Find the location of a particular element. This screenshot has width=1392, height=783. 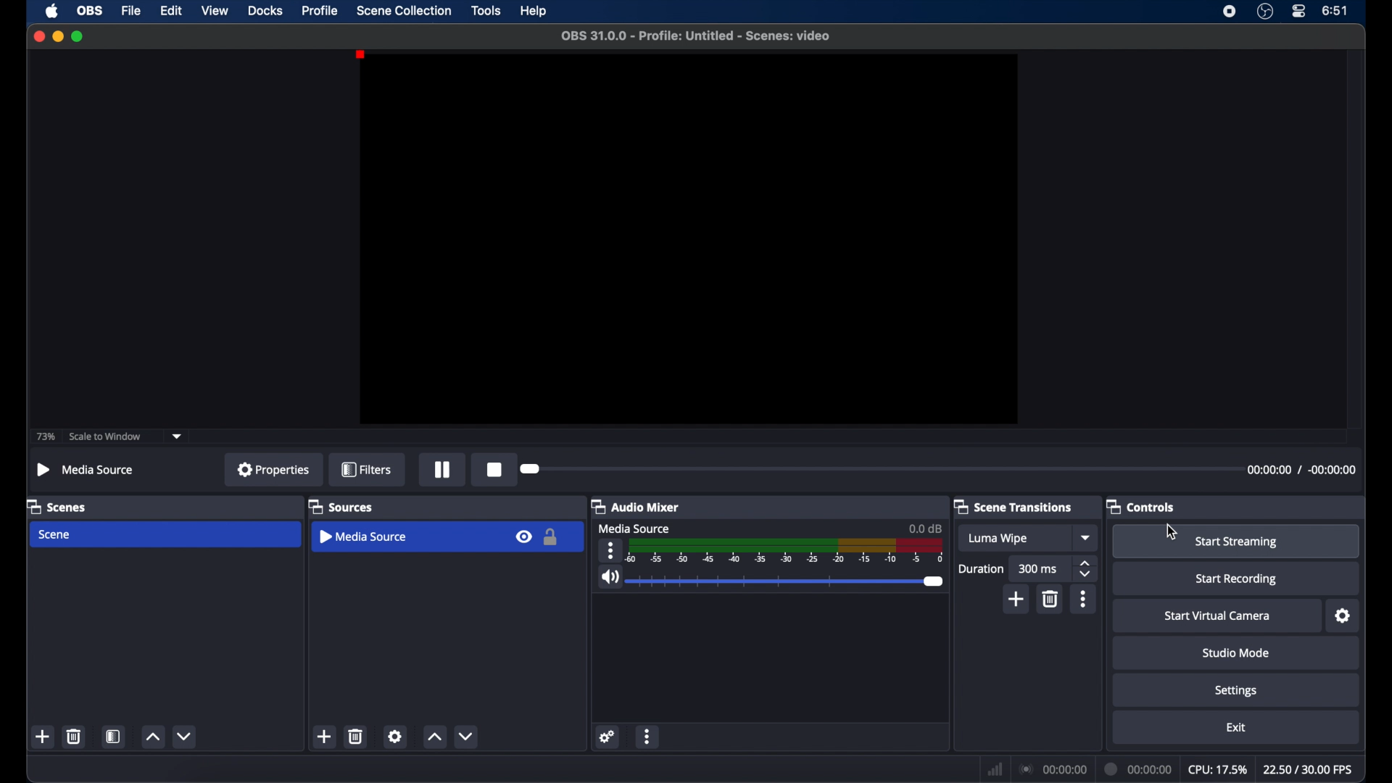

visibility is located at coordinates (523, 536).